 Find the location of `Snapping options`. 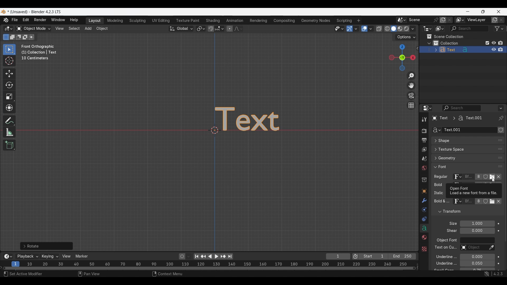

Snapping options is located at coordinates (220, 28).